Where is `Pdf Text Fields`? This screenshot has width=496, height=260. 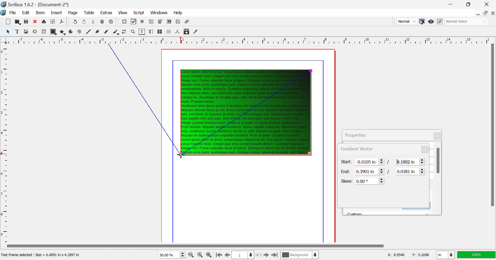
Pdf Text Fields is located at coordinates (151, 22).